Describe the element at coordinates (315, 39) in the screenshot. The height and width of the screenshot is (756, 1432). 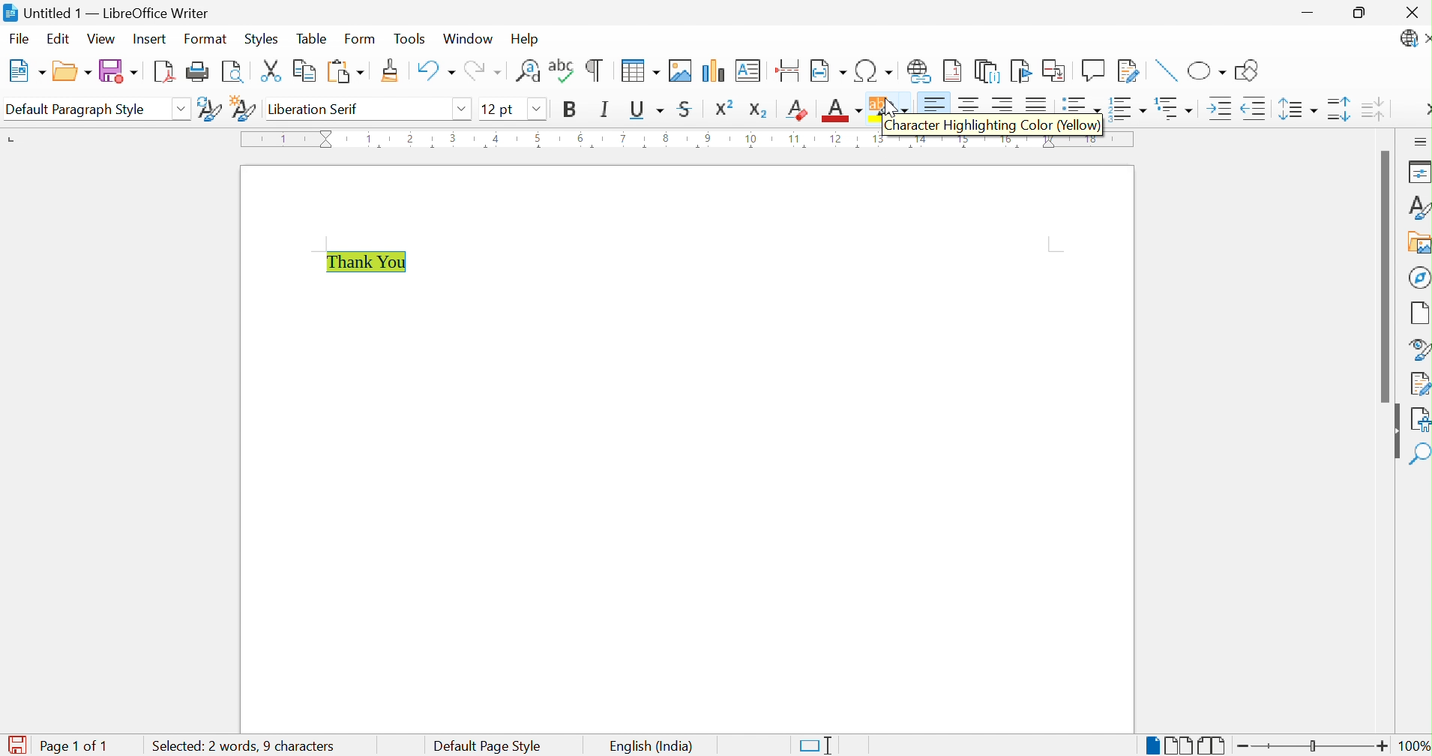
I see `Table` at that location.